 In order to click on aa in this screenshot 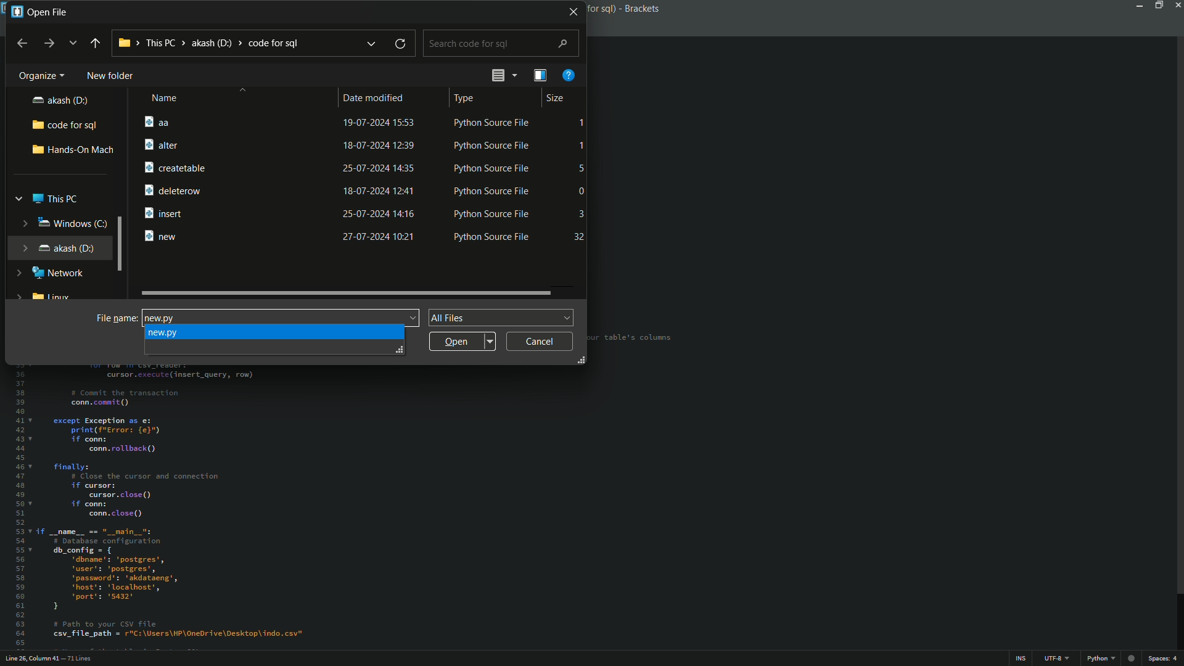, I will do `click(153, 121)`.